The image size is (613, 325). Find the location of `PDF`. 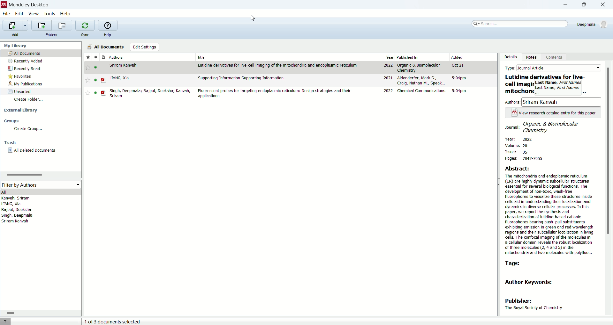

PDF is located at coordinates (105, 81).